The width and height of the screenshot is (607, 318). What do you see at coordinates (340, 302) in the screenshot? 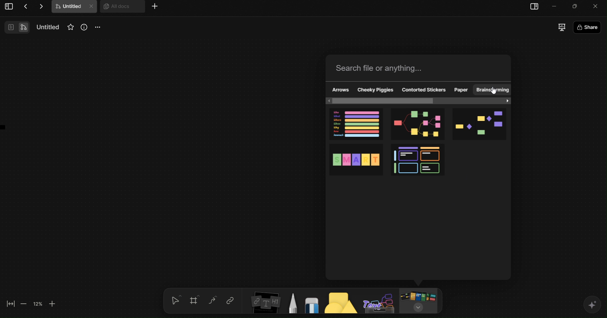
I see `Shapes tool` at bounding box center [340, 302].